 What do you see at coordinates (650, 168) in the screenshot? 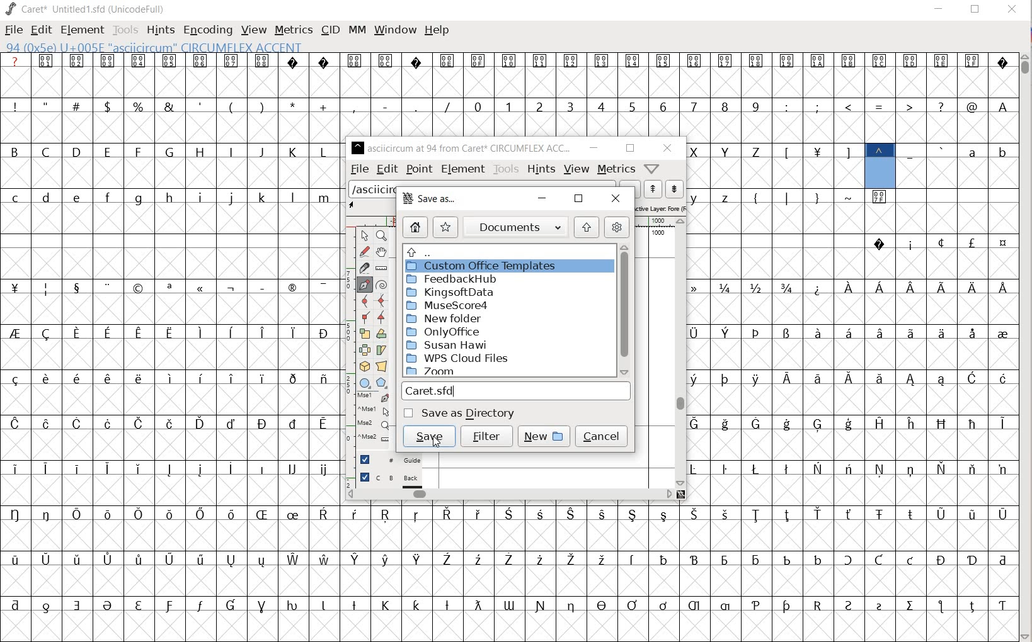
I see `window/help` at bounding box center [650, 168].